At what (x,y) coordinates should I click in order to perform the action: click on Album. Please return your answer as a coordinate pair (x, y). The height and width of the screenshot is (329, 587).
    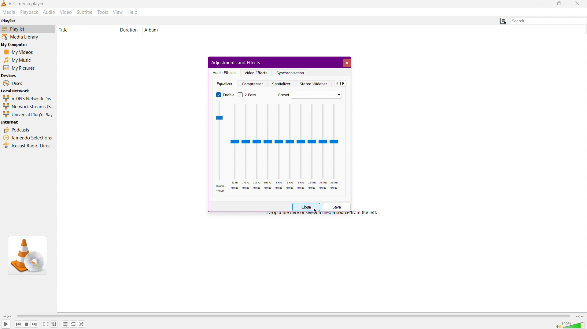
    Looking at the image, I should click on (153, 30).